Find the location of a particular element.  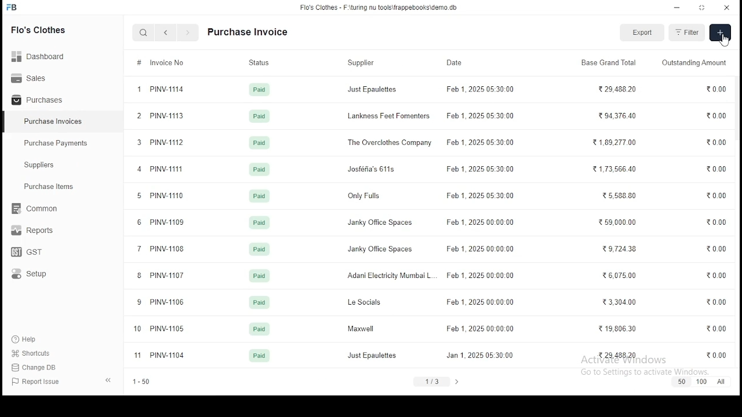

PINV-1111 is located at coordinates (166, 169).